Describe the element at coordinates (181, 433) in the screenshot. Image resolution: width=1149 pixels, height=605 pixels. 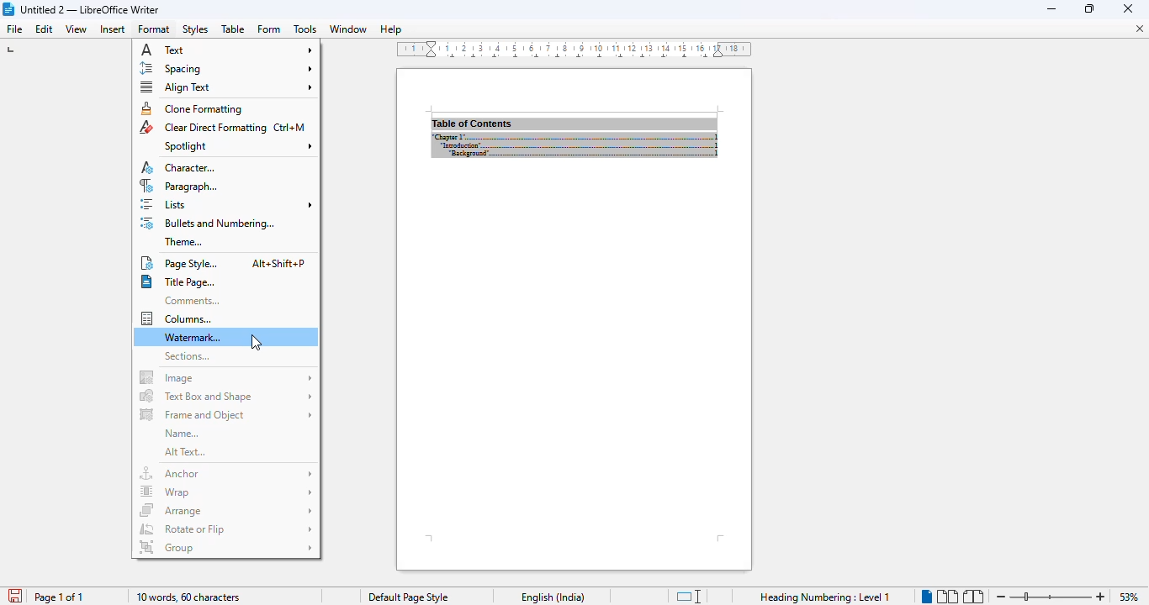
I see `name` at that location.